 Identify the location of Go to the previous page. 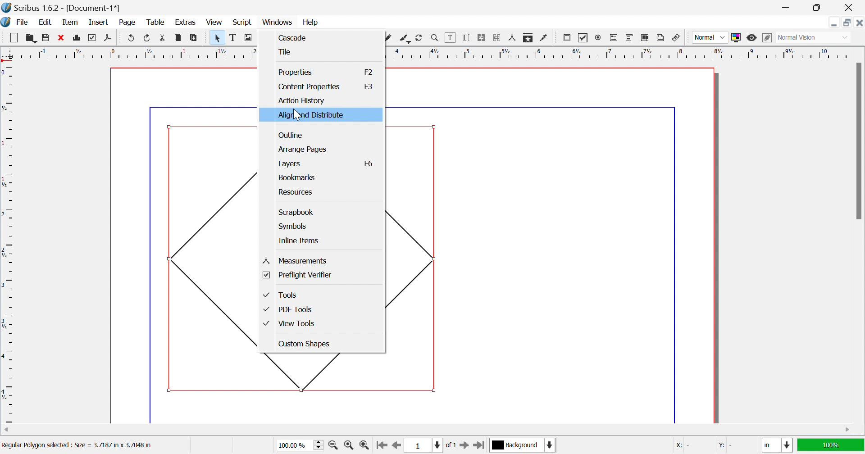
(395, 448).